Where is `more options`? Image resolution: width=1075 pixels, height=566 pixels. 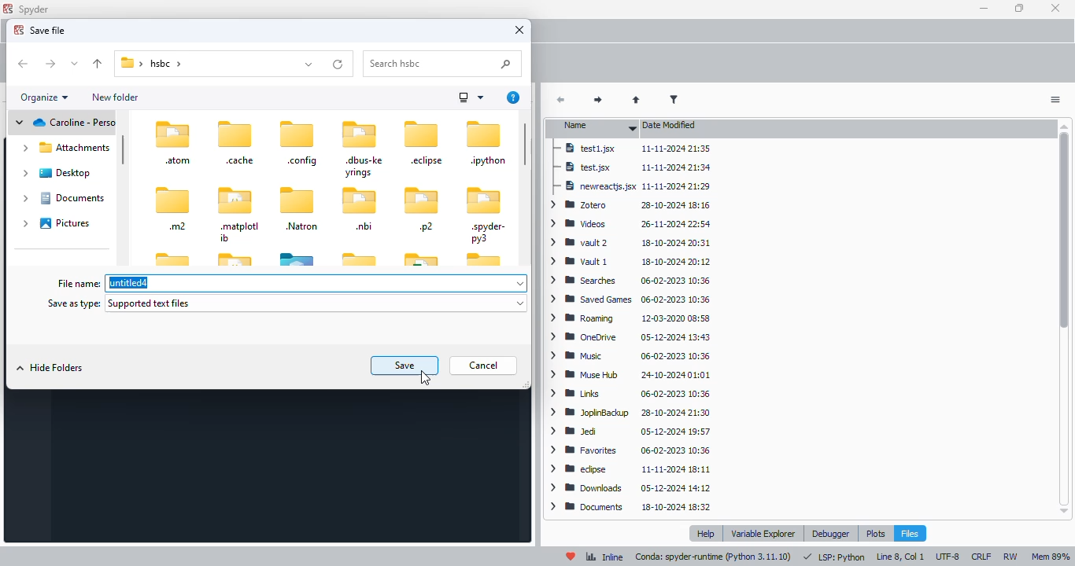 more options is located at coordinates (471, 97).